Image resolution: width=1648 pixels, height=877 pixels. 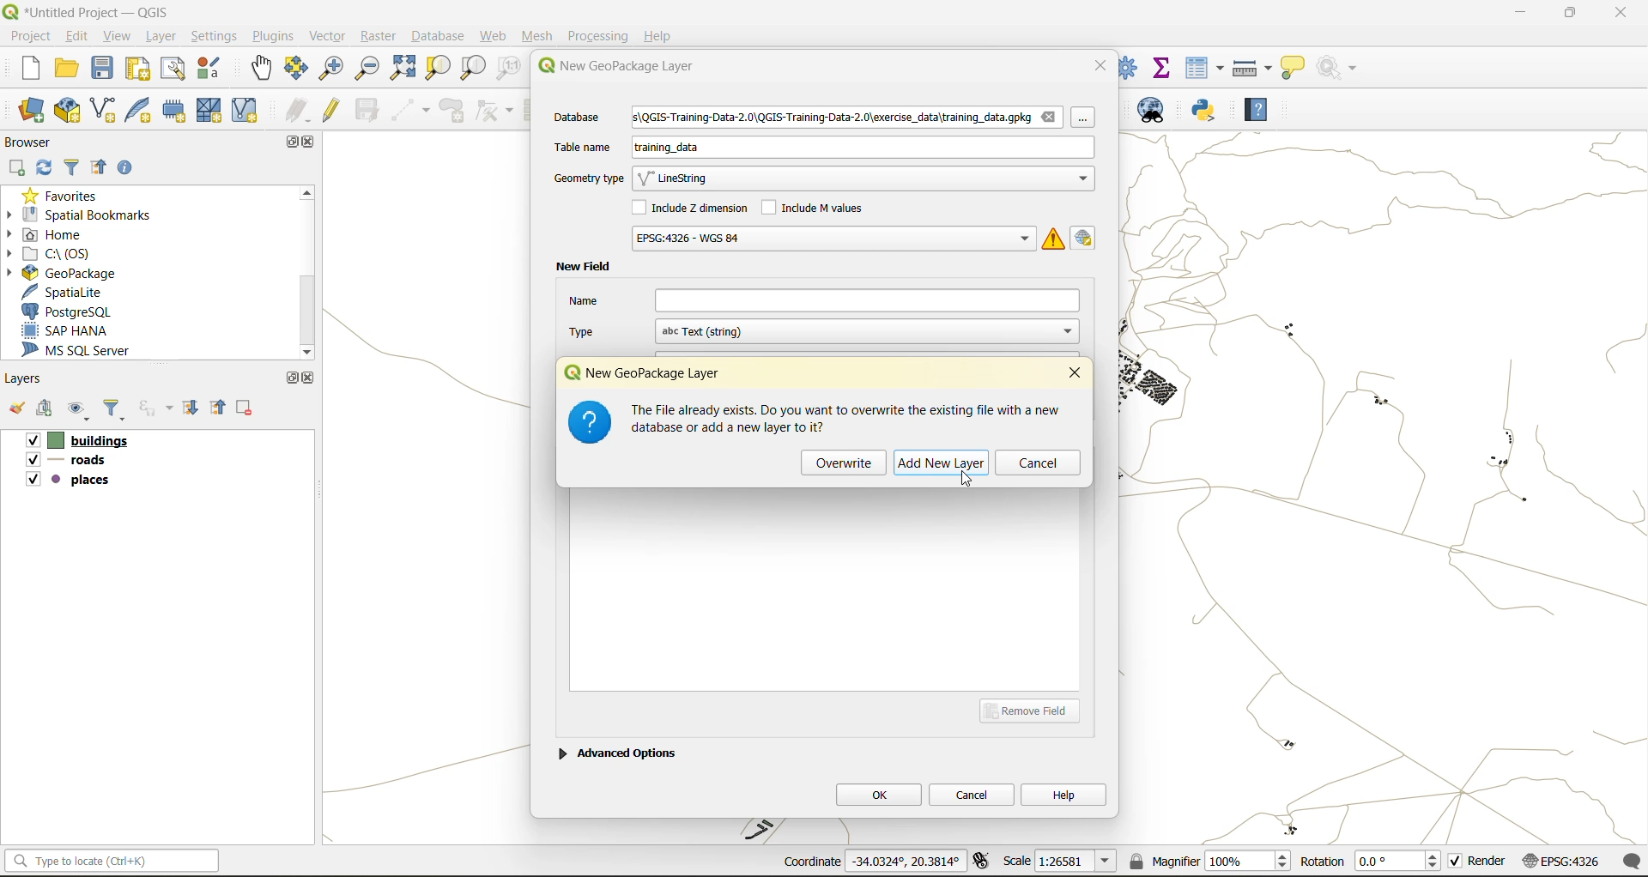 What do you see at coordinates (1565, 862) in the screenshot?
I see `crs (EPSG:4326)` at bounding box center [1565, 862].